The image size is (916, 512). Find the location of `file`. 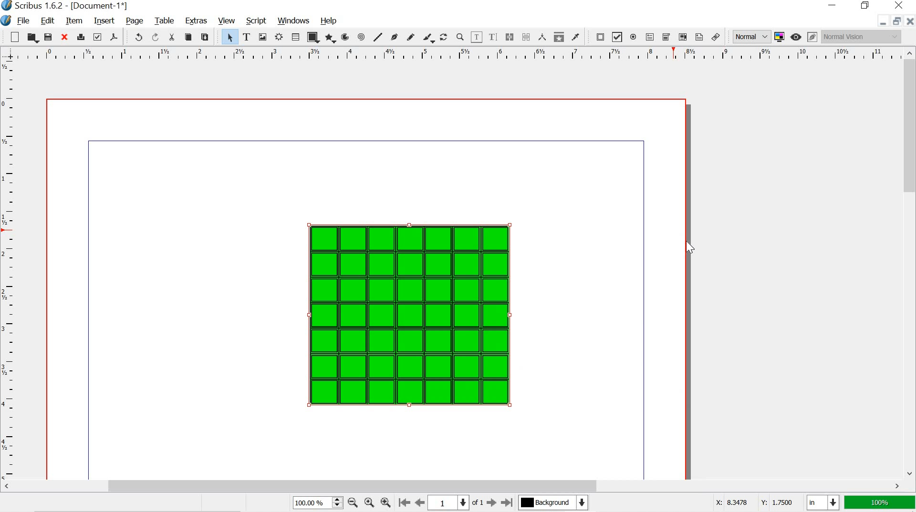

file is located at coordinates (23, 21).